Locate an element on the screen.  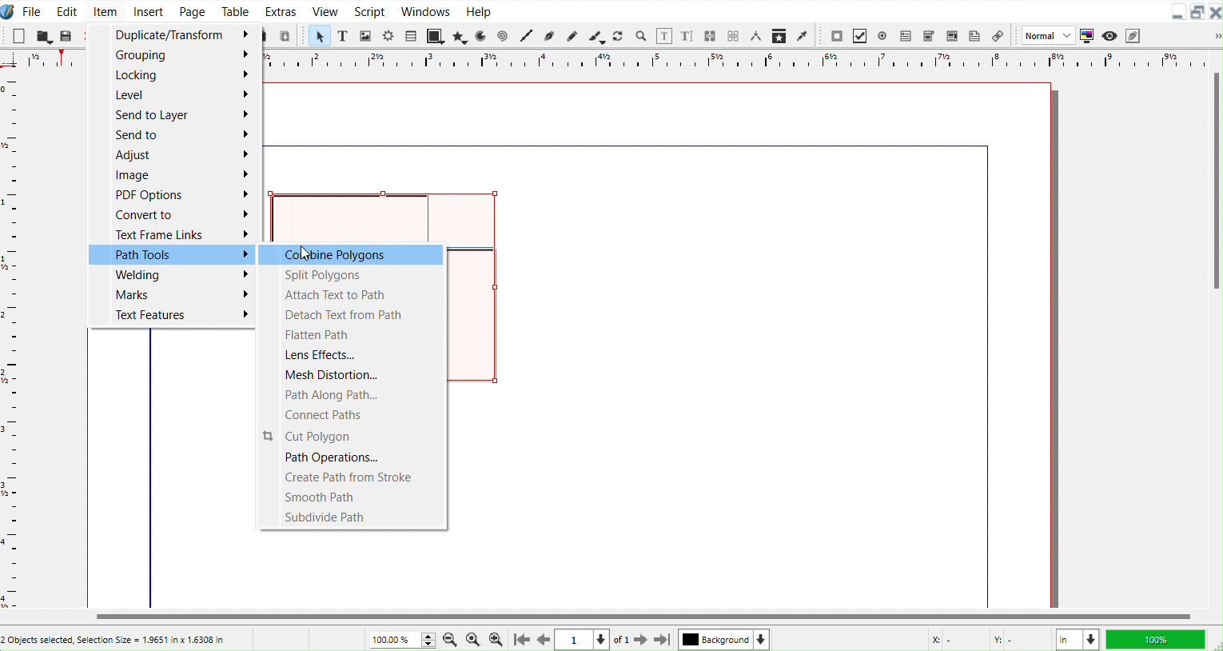
Send To Layer is located at coordinates (174, 115).